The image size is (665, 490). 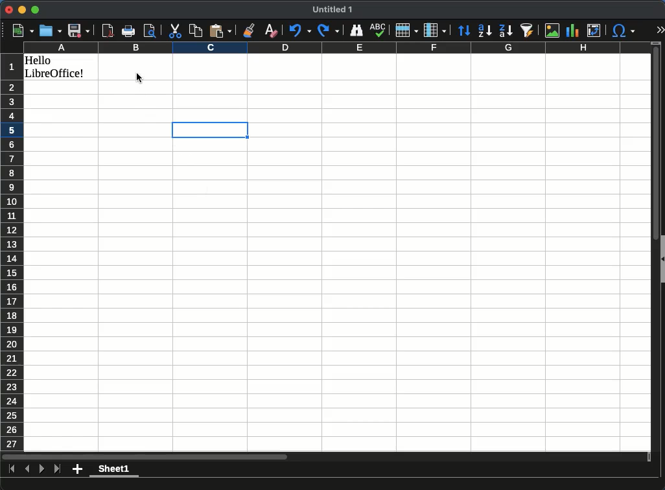 What do you see at coordinates (151, 31) in the screenshot?
I see `page preview` at bounding box center [151, 31].